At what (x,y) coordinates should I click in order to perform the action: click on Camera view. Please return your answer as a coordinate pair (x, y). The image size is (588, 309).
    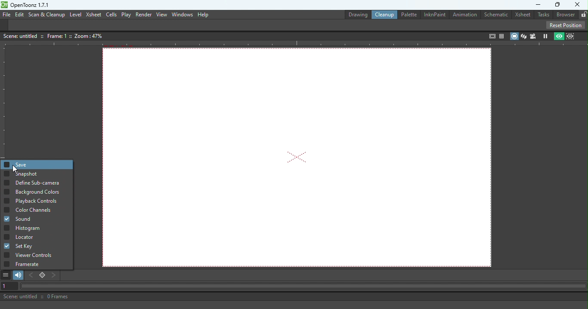
    Looking at the image, I should click on (533, 36).